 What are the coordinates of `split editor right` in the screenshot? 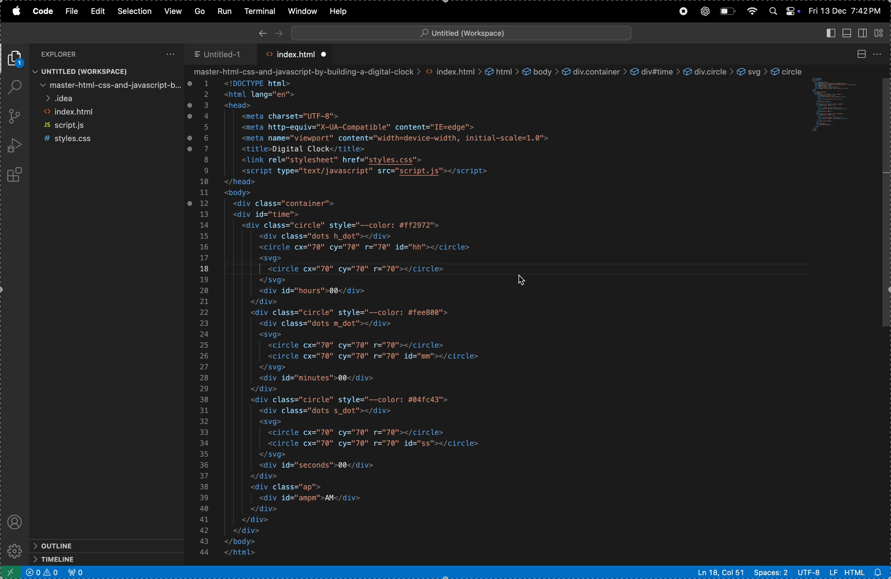 It's located at (861, 54).